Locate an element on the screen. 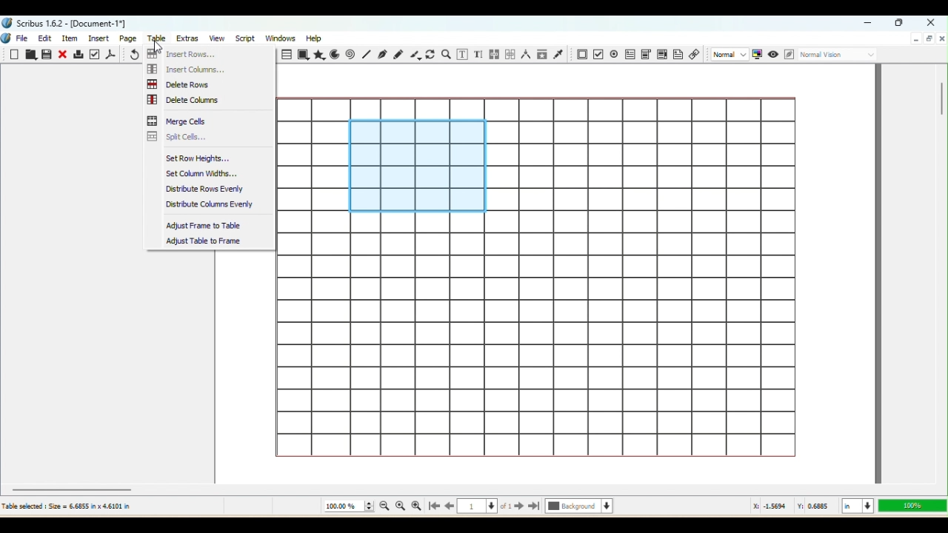 The image size is (948, 533). New is located at coordinates (16, 55).